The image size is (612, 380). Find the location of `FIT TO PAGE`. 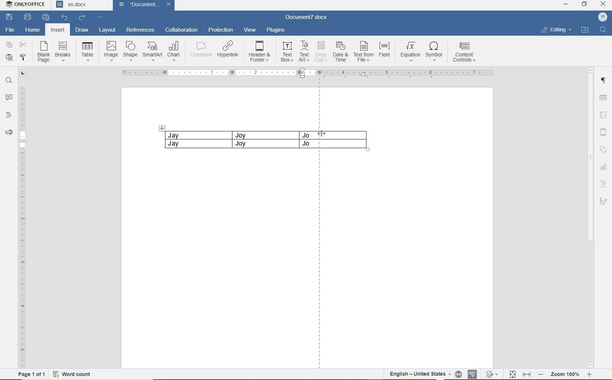

FIT TO PAGE is located at coordinates (513, 373).